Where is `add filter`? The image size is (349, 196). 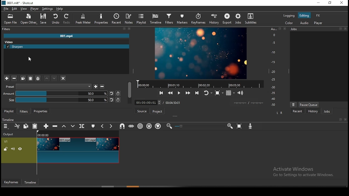 add filter is located at coordinates (6, 78).